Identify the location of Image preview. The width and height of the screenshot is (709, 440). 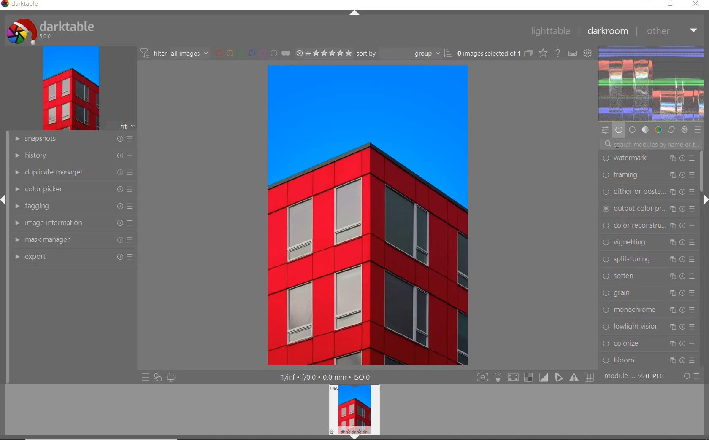
(350, 408).